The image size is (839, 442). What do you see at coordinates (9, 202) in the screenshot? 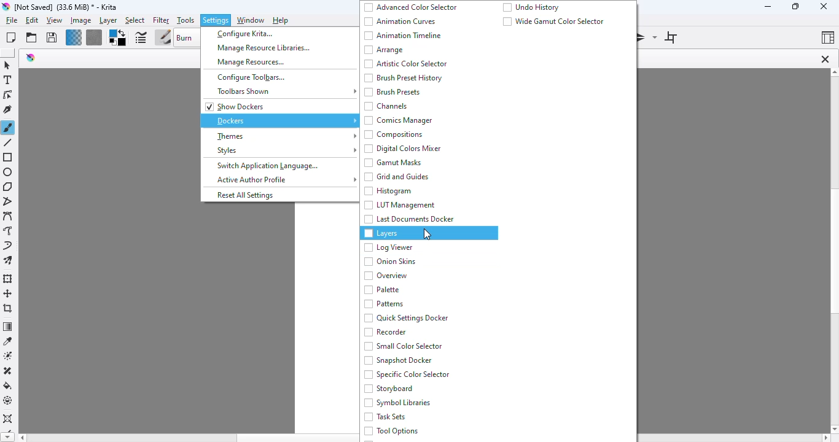
I see `polyline tool` at bounding box center [9, 202].